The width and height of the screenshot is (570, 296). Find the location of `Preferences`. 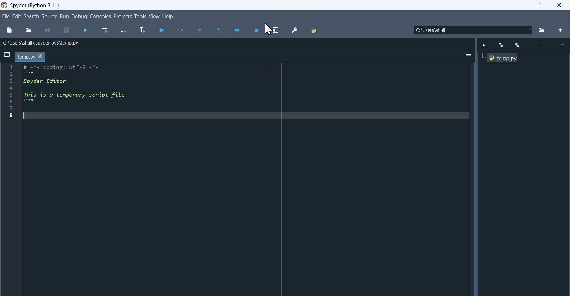

Preferences is located at coordinates (295, 31).